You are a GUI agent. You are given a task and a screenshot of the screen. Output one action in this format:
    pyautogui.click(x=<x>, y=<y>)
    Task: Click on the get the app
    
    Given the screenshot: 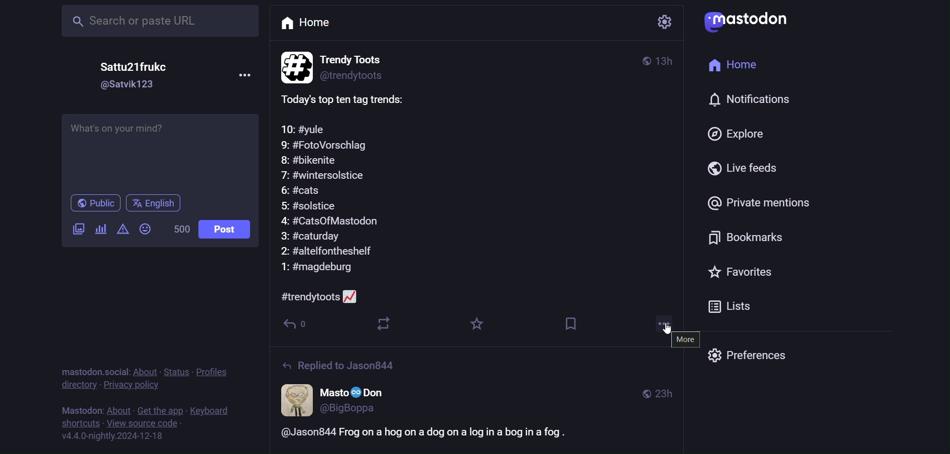 What is the action you would take?
    pyautogui.click(x=160, y=408)
    